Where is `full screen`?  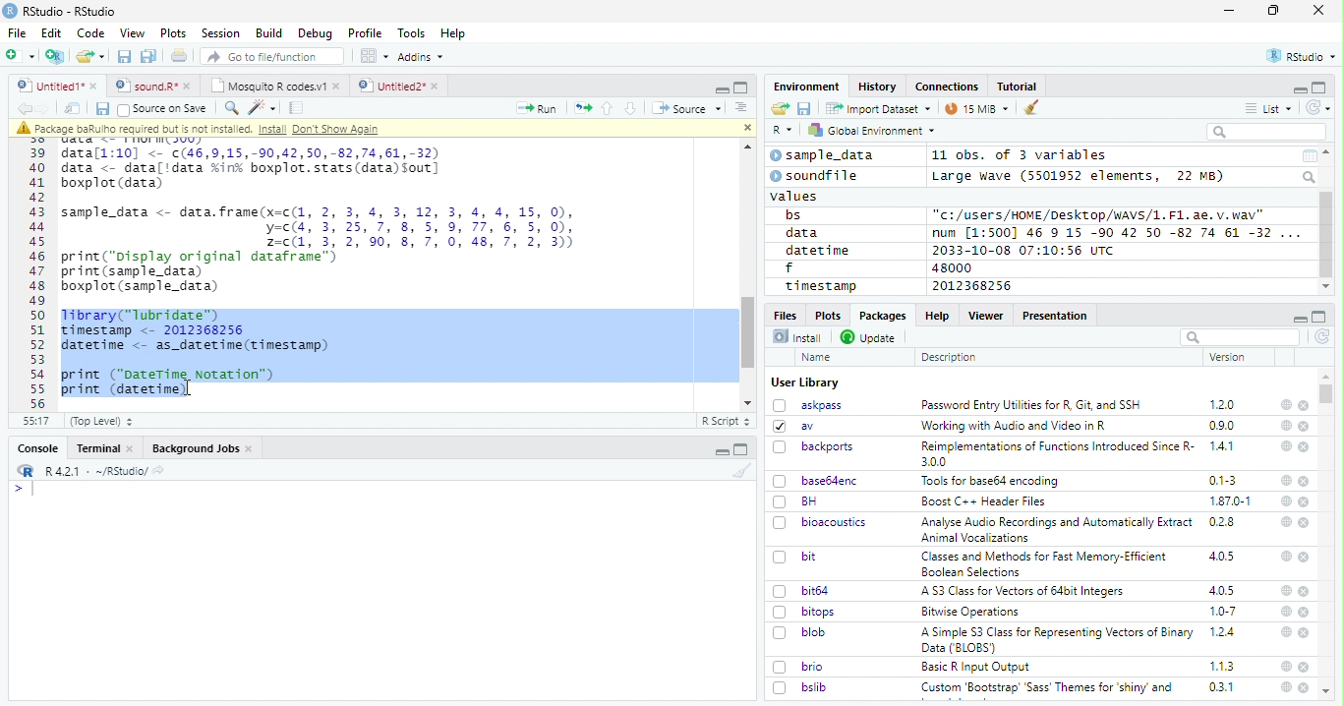
full screen is located at coordinates (1319, 88).